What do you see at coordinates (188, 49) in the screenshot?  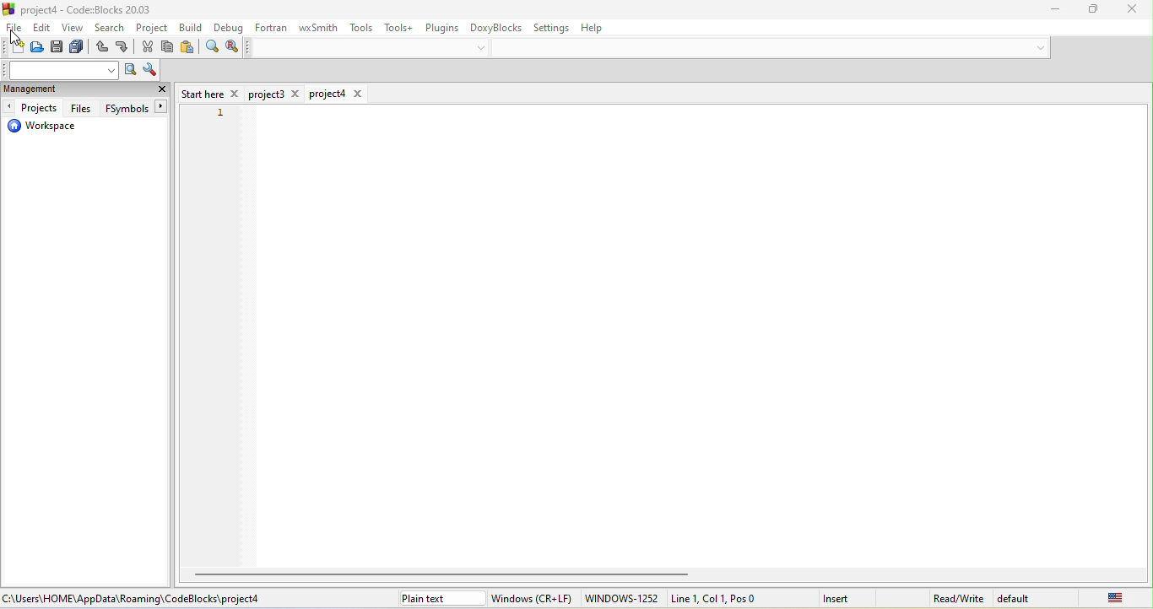 I see `paste` at bounding box center [188, 49].